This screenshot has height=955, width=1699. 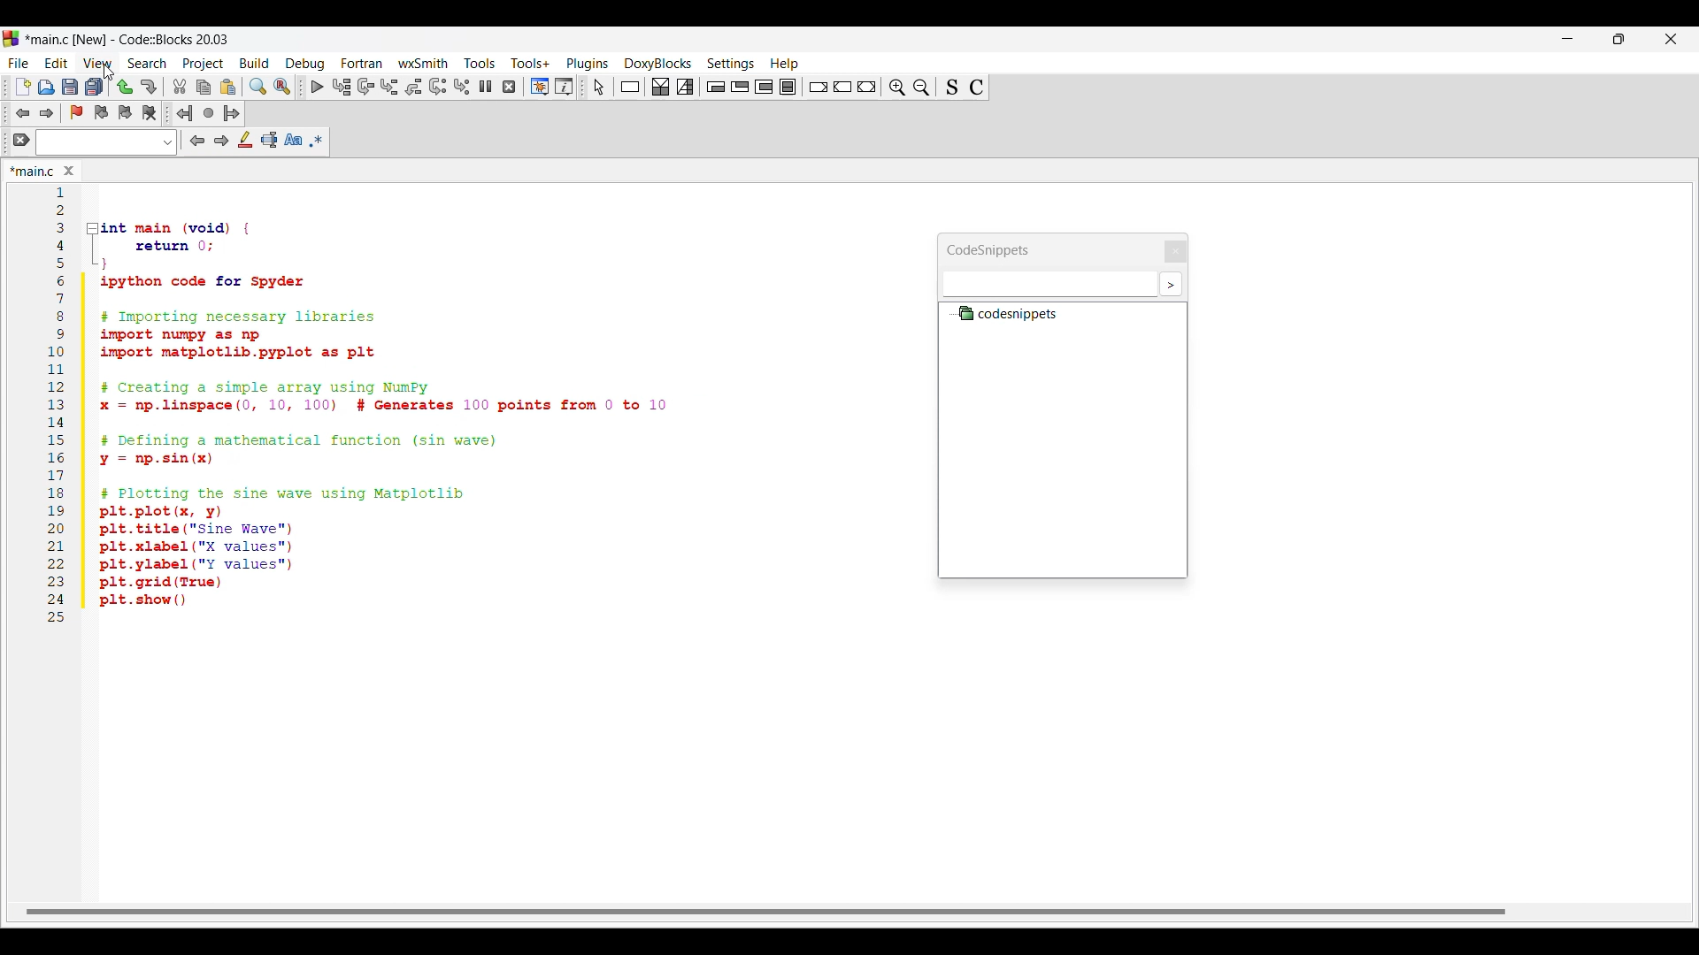 I want to click on Plugins menu, so click(x=588, y=64).